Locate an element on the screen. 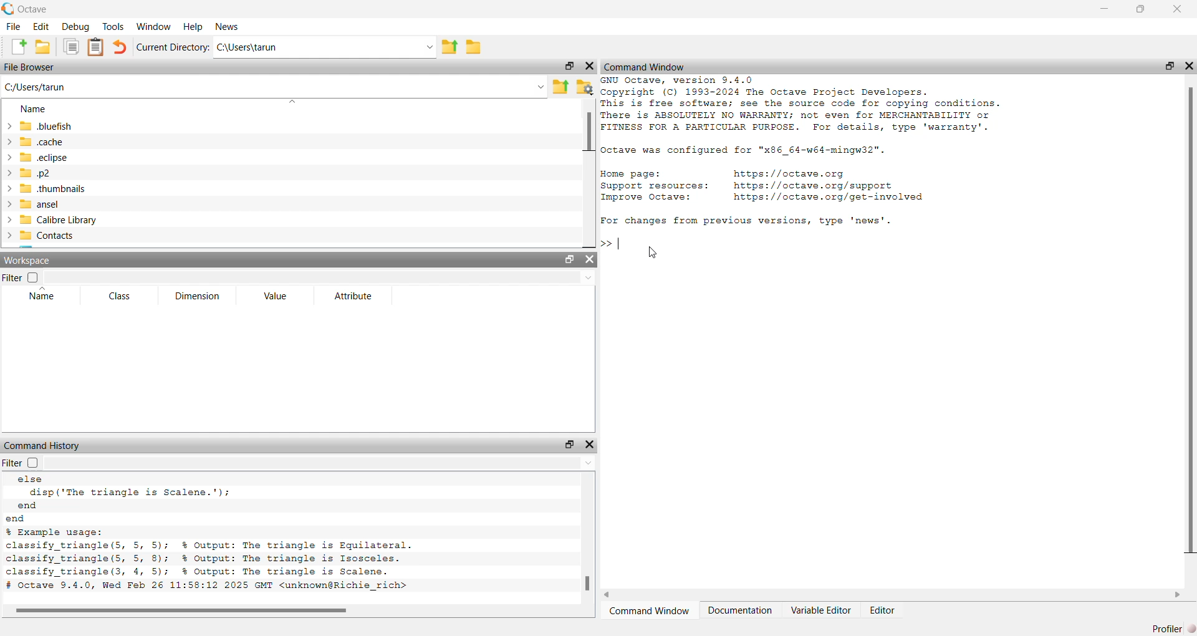 The height and width of the screenshot is (636, 1197). browse directories is located at coordinates (474, 46).